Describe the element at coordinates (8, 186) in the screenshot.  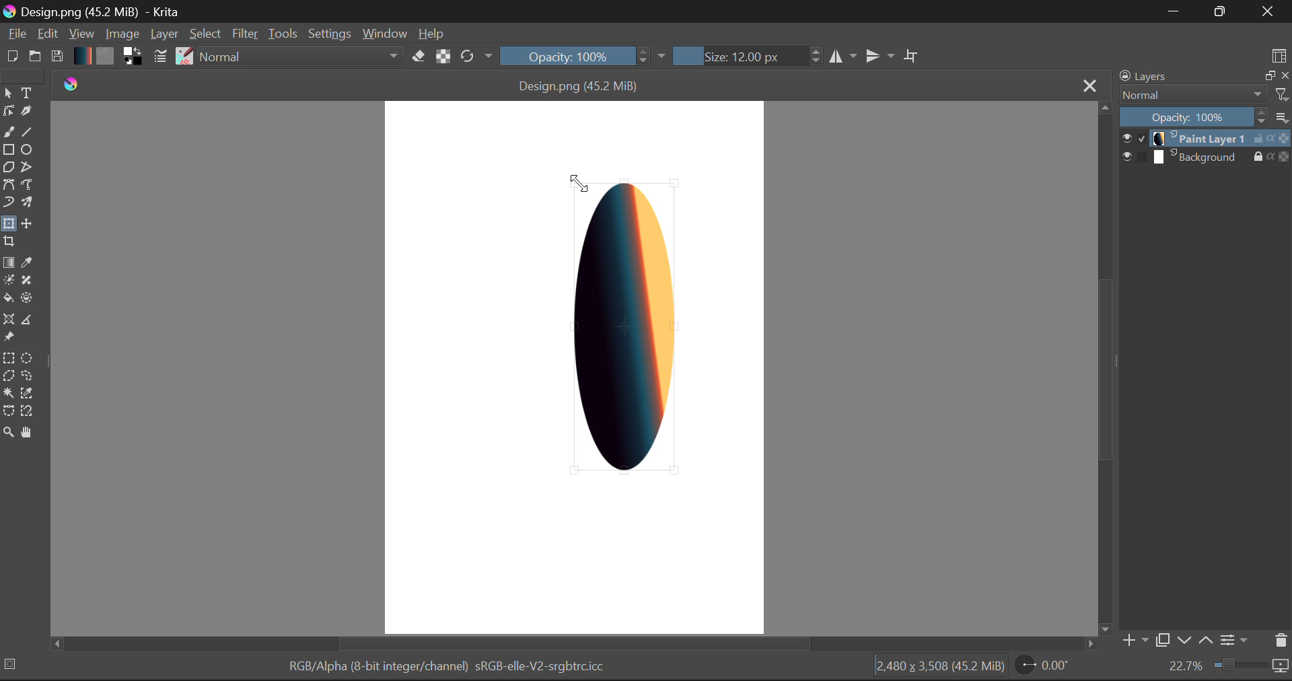
I see `Bezier Curve` at that location.